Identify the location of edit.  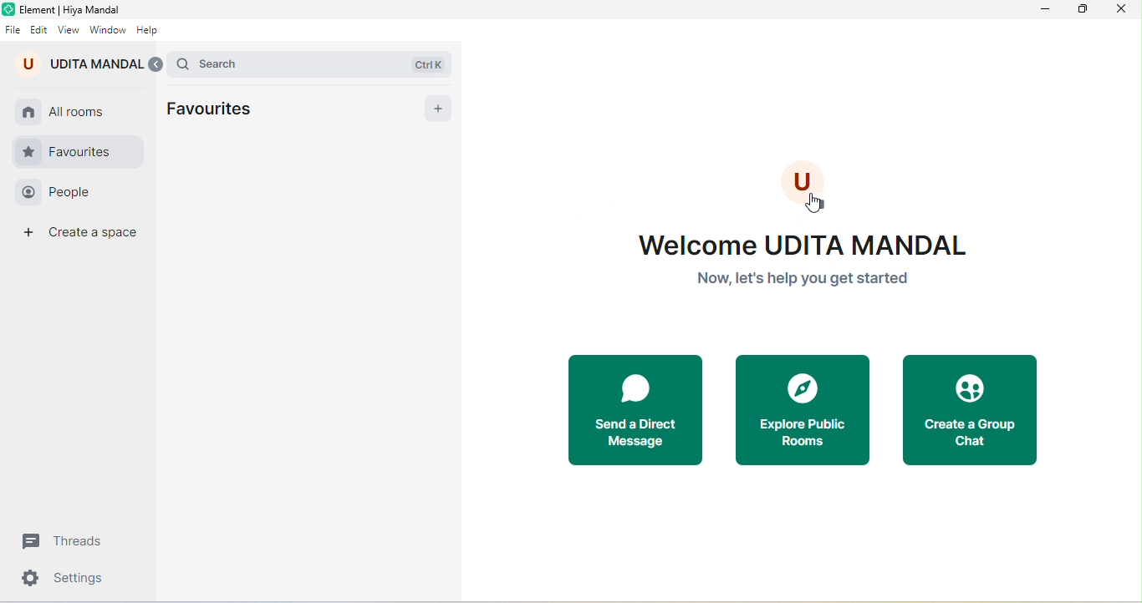
(39, 30).